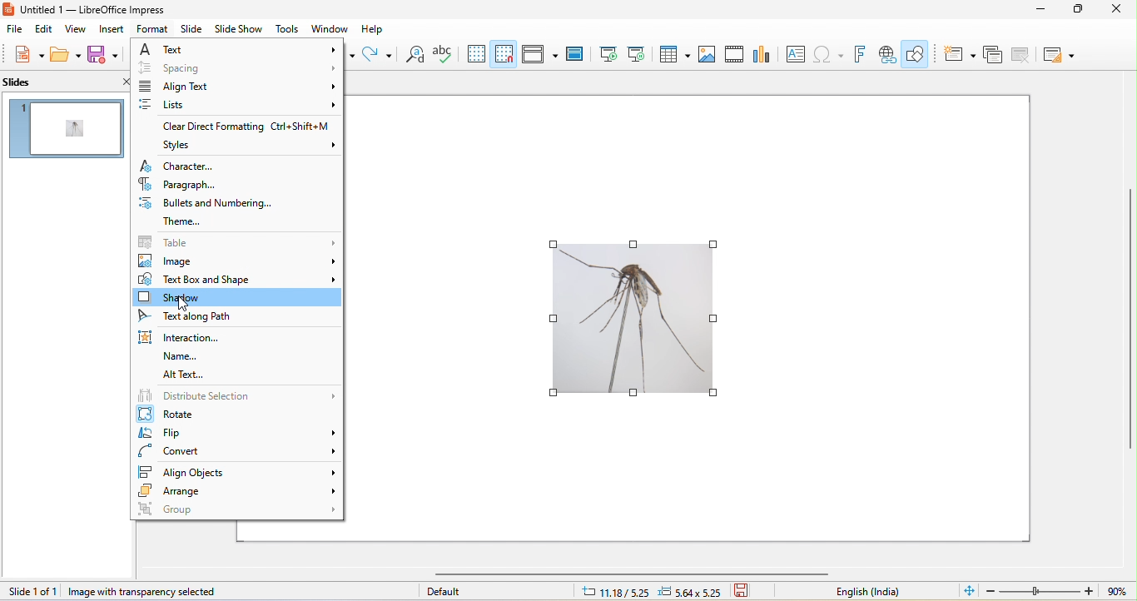  What do you see at coordinates (143, 592) in the screenshot?
I see `image with transparency selected` at bounding box center [143, 592].